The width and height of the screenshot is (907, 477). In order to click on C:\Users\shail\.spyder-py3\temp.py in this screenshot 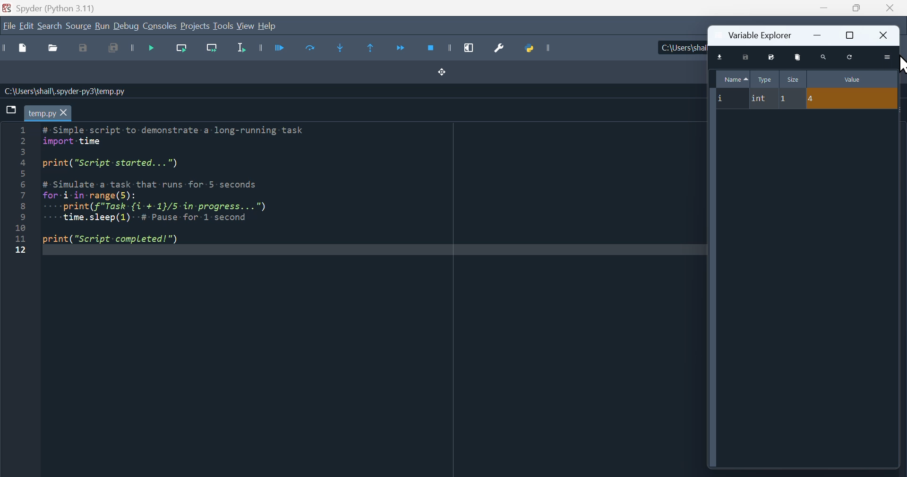, I will do `click(66, 91)`.